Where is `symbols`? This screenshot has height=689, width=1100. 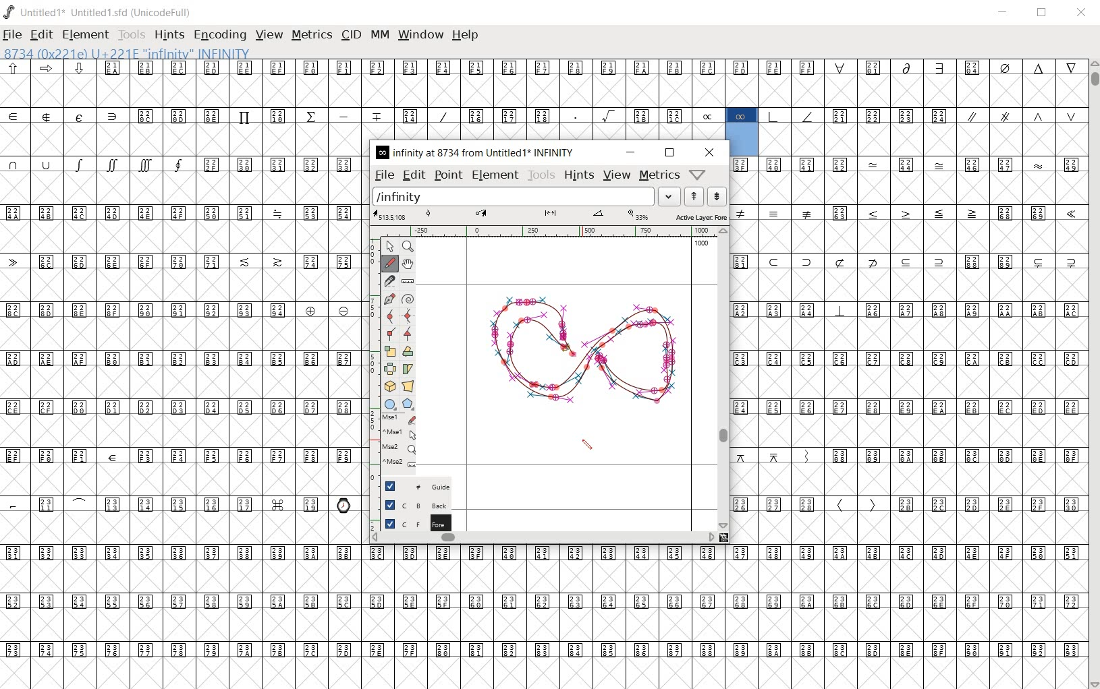
symbols is located at coordinates (99, 164).